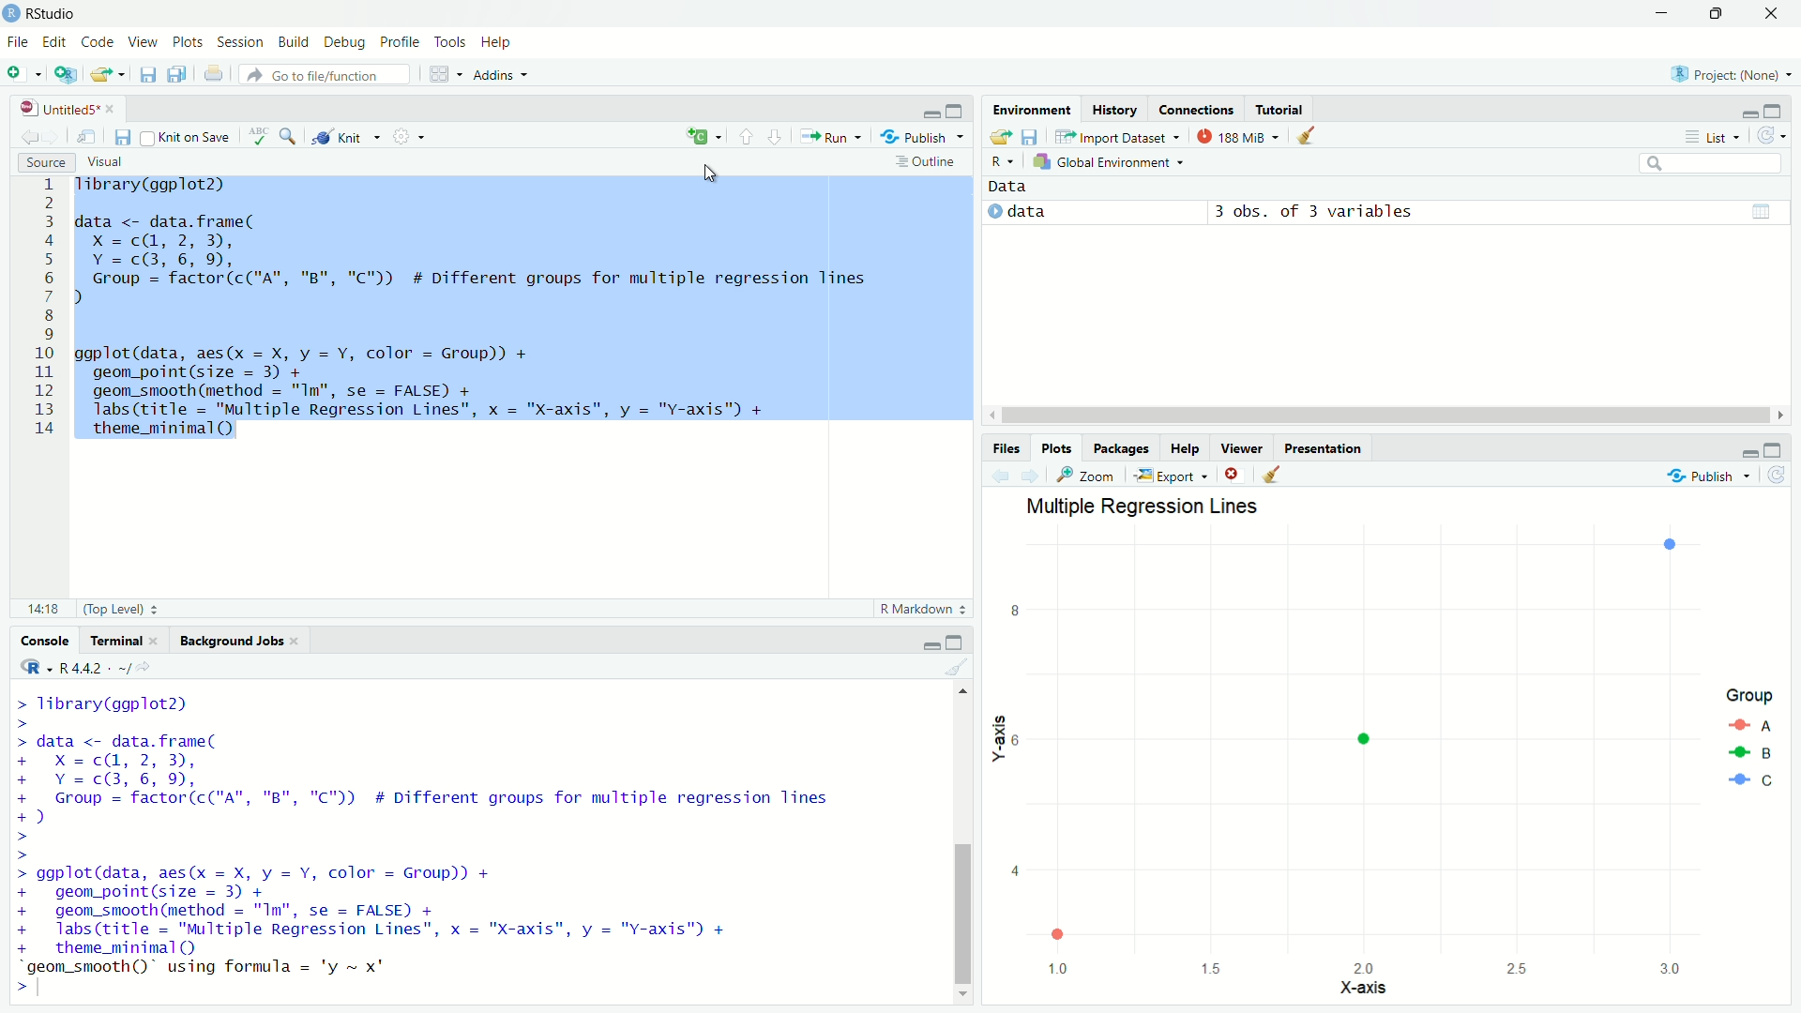  Describe the element at coordinates (255, 136) in the screenshot. I see `abc` at that location.